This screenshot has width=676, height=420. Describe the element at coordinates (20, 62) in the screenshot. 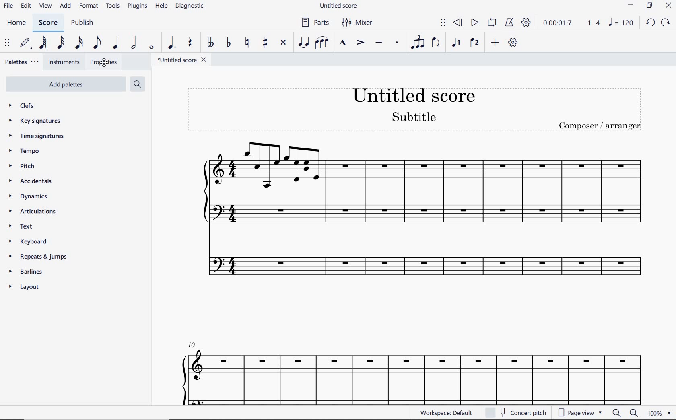

I see `PALETTES` at that location.